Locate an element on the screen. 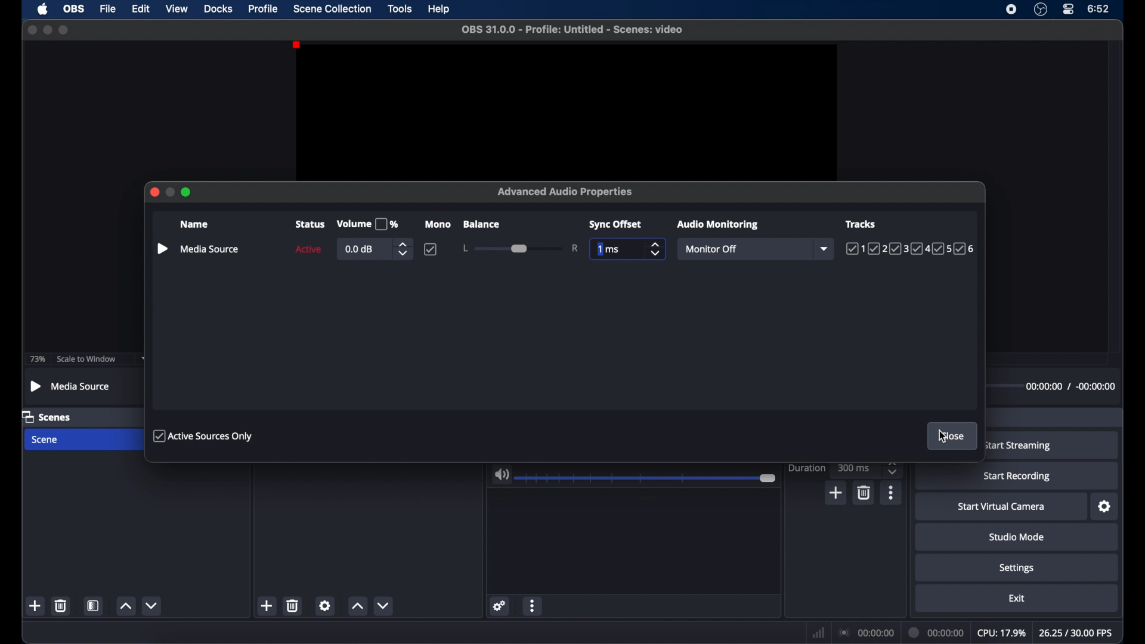  close is located at coordinates (153, 192).